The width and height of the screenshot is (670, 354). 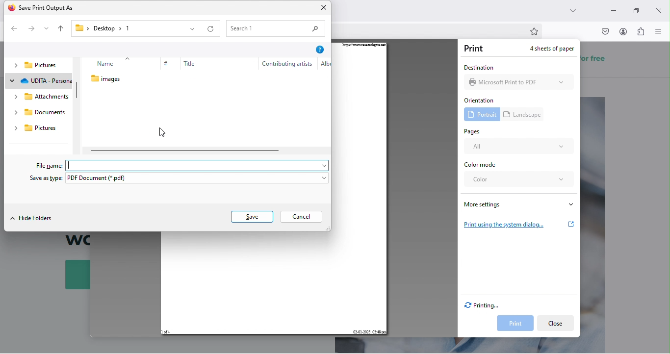 What do you see at coordinates (212, 30) in the screenshot?
I see `refresh` at bounding box center [212, 30].